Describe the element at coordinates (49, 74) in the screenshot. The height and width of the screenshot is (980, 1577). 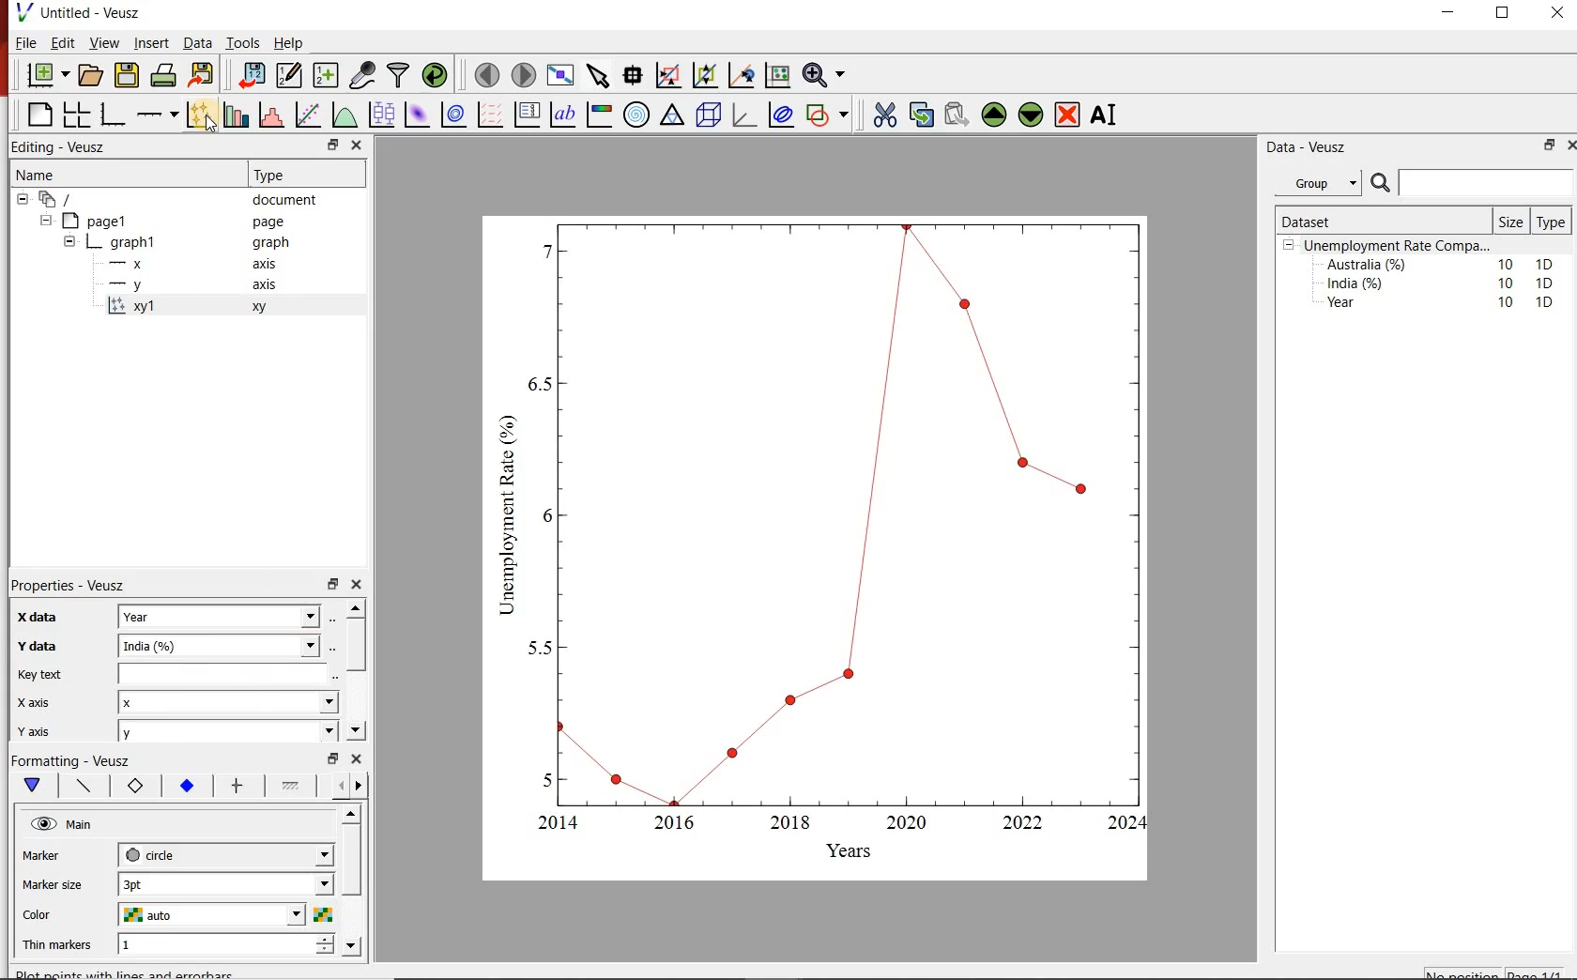
I see `new document` at that location.